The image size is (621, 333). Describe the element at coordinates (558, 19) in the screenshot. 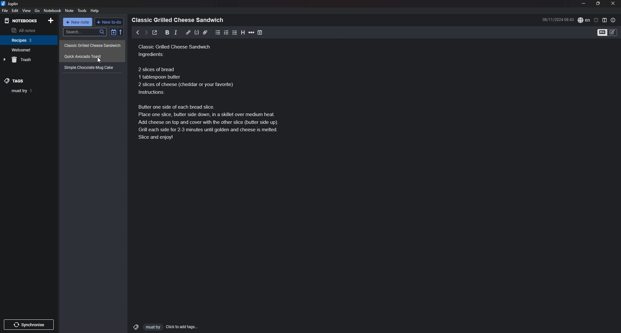

I see `time` at that location.